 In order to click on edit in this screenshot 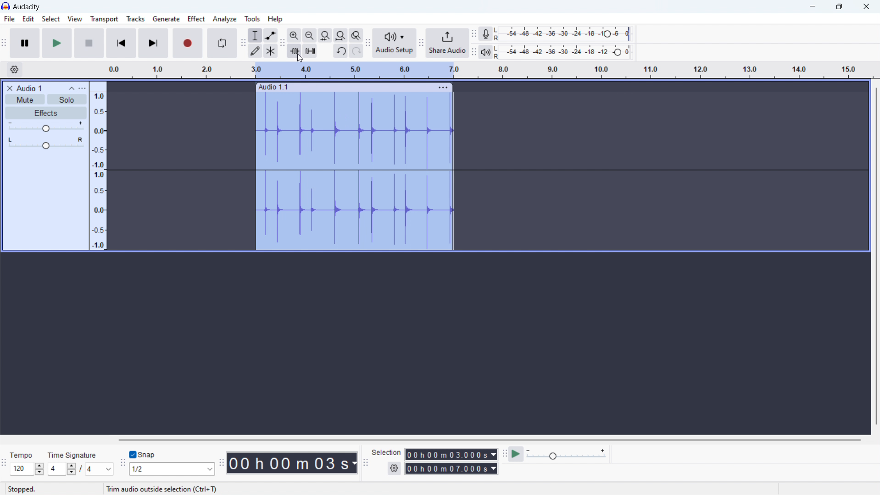, I will do `click(28, 19)`.